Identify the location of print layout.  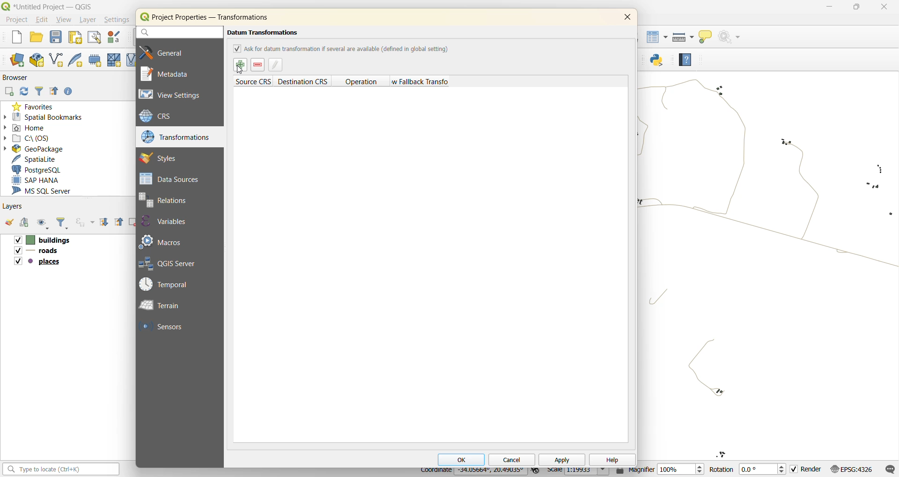
(76, 37).